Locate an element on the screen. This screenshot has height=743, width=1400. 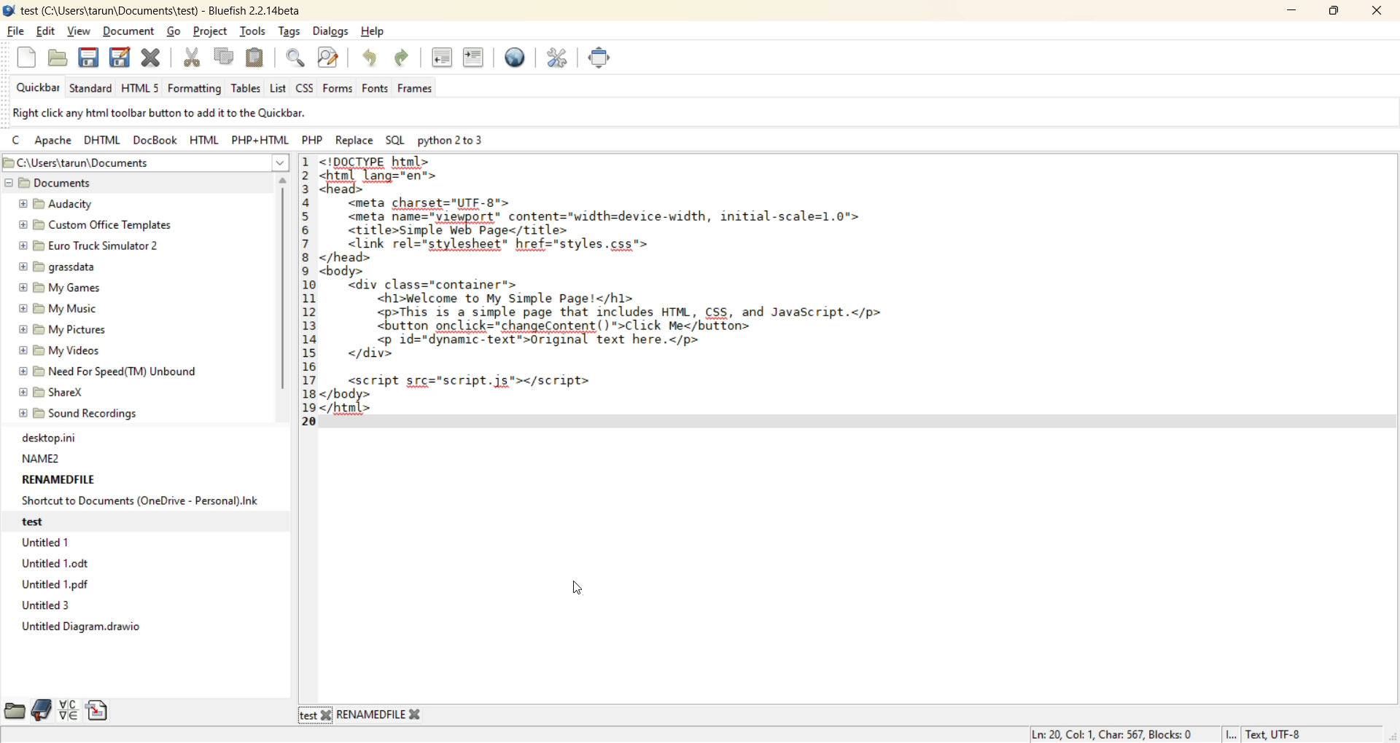
help is located at coordinates (376, 34).